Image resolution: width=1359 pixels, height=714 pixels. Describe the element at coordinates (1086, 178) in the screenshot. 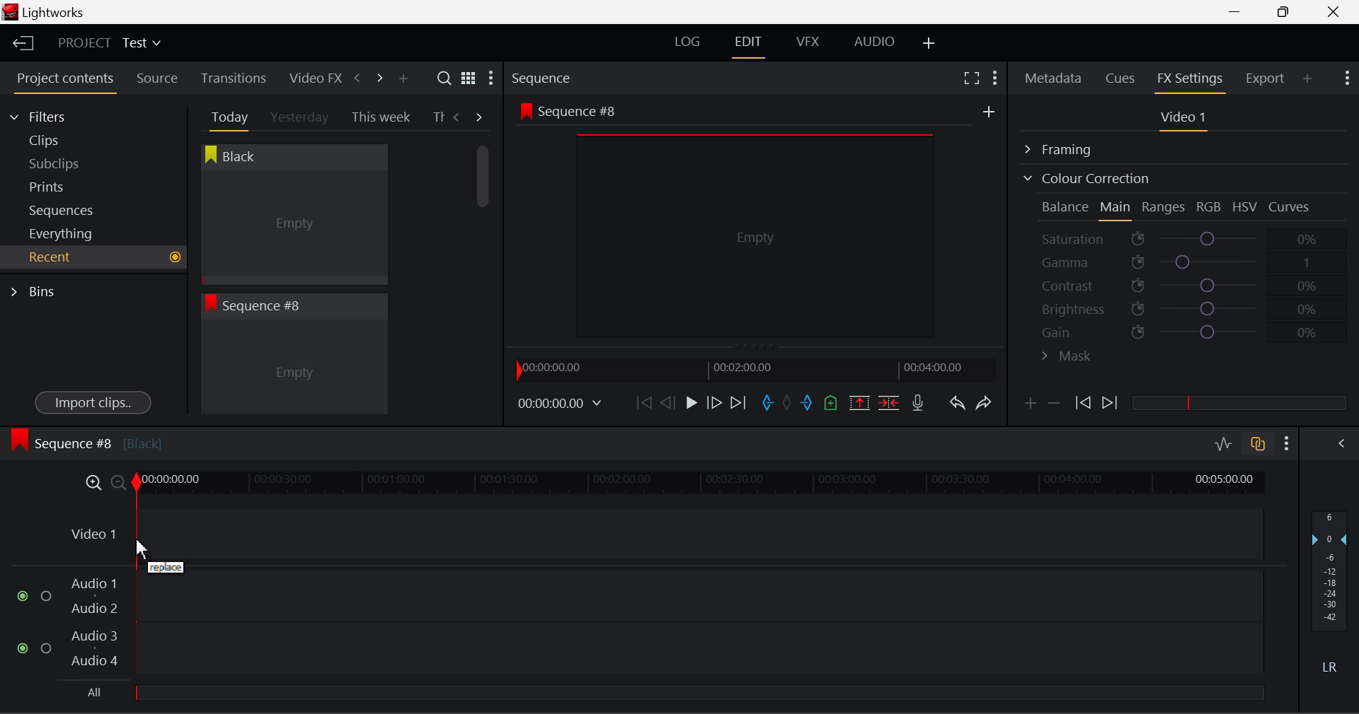

I see `Colour Correction` at that location.